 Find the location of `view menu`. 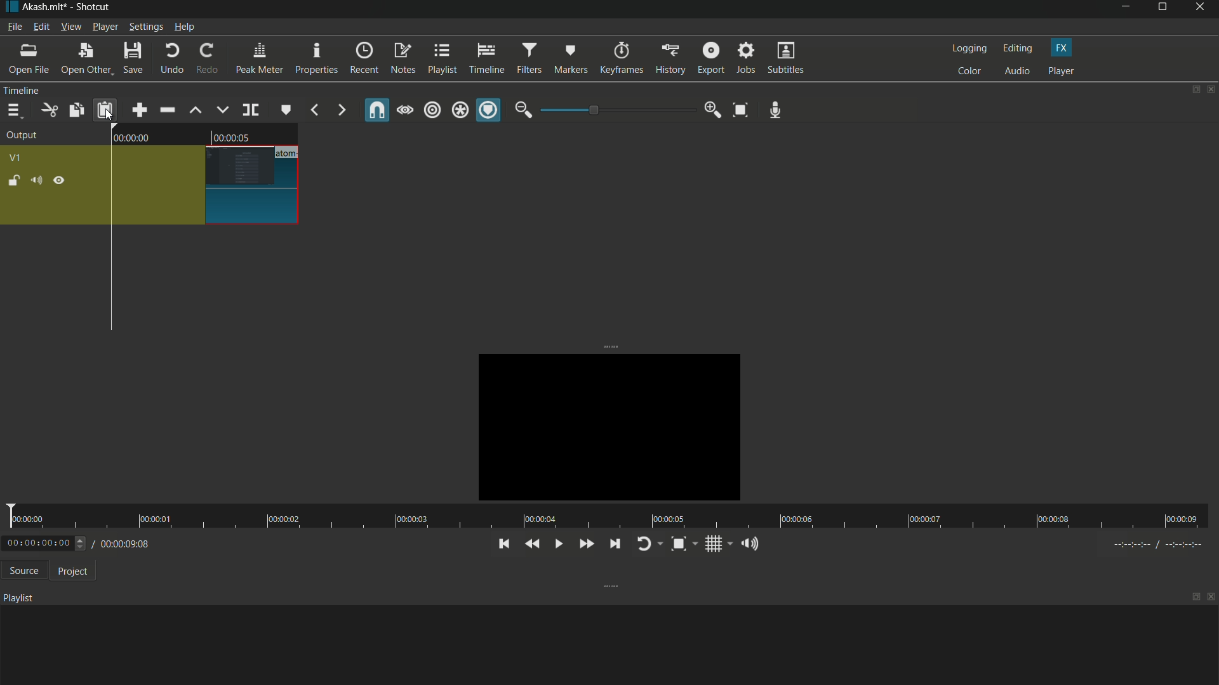

view menu is located at coordinates (70, 27).